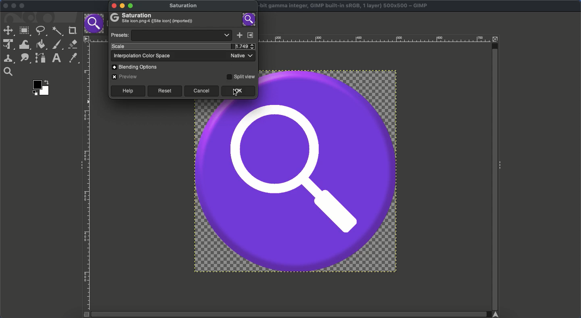  Describe the element at coordinates (8, 59) in the screenshot. I see `Clone tool` at that location.